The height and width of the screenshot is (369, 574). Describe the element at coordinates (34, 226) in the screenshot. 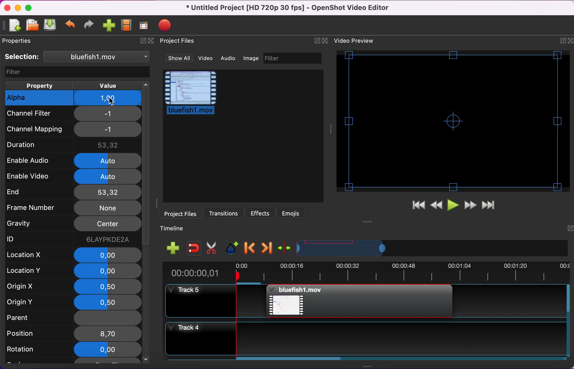

I see `gravity` at that location.